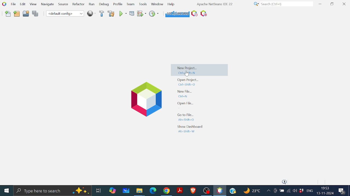 This screenshot has width=350, height=196. What do you see at coordinates (77, 4) in the screenshot?
I see `Refractor` at bounding box center [77, 4].